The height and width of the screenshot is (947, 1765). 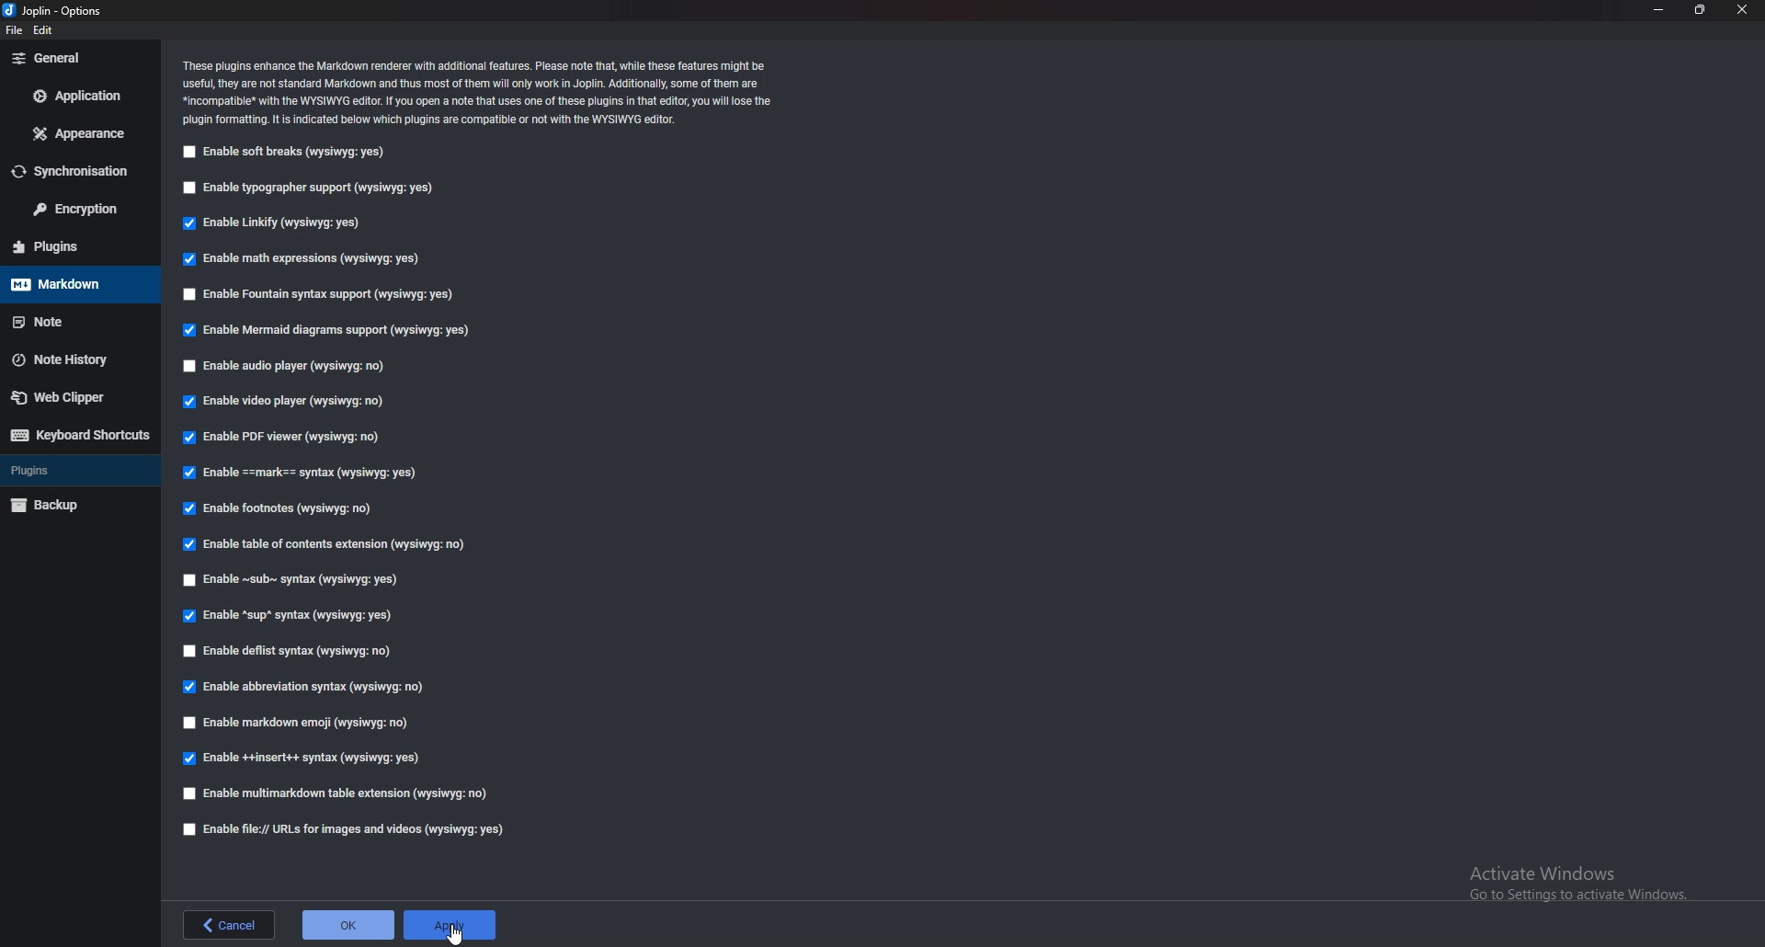 I want to click on cursor, so click(x=458, y=934).